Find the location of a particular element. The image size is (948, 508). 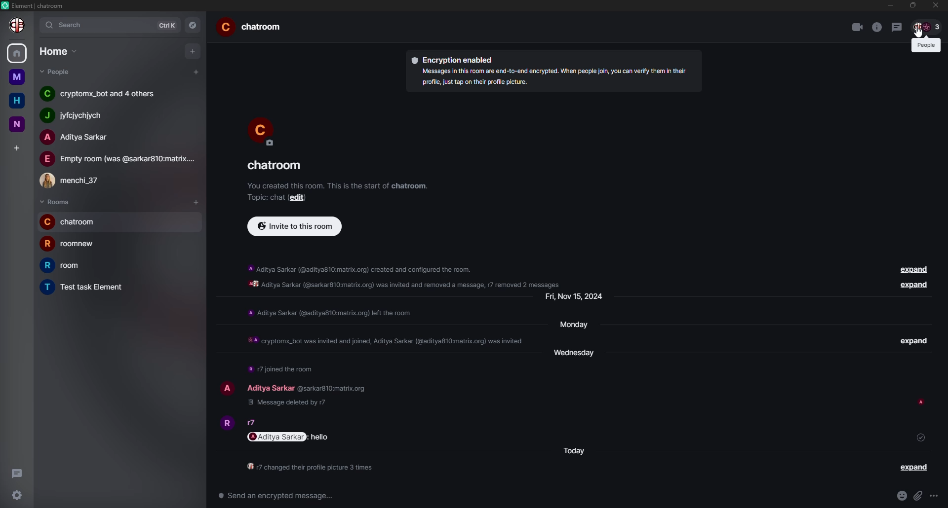

add is located at coordinates (198, 201).